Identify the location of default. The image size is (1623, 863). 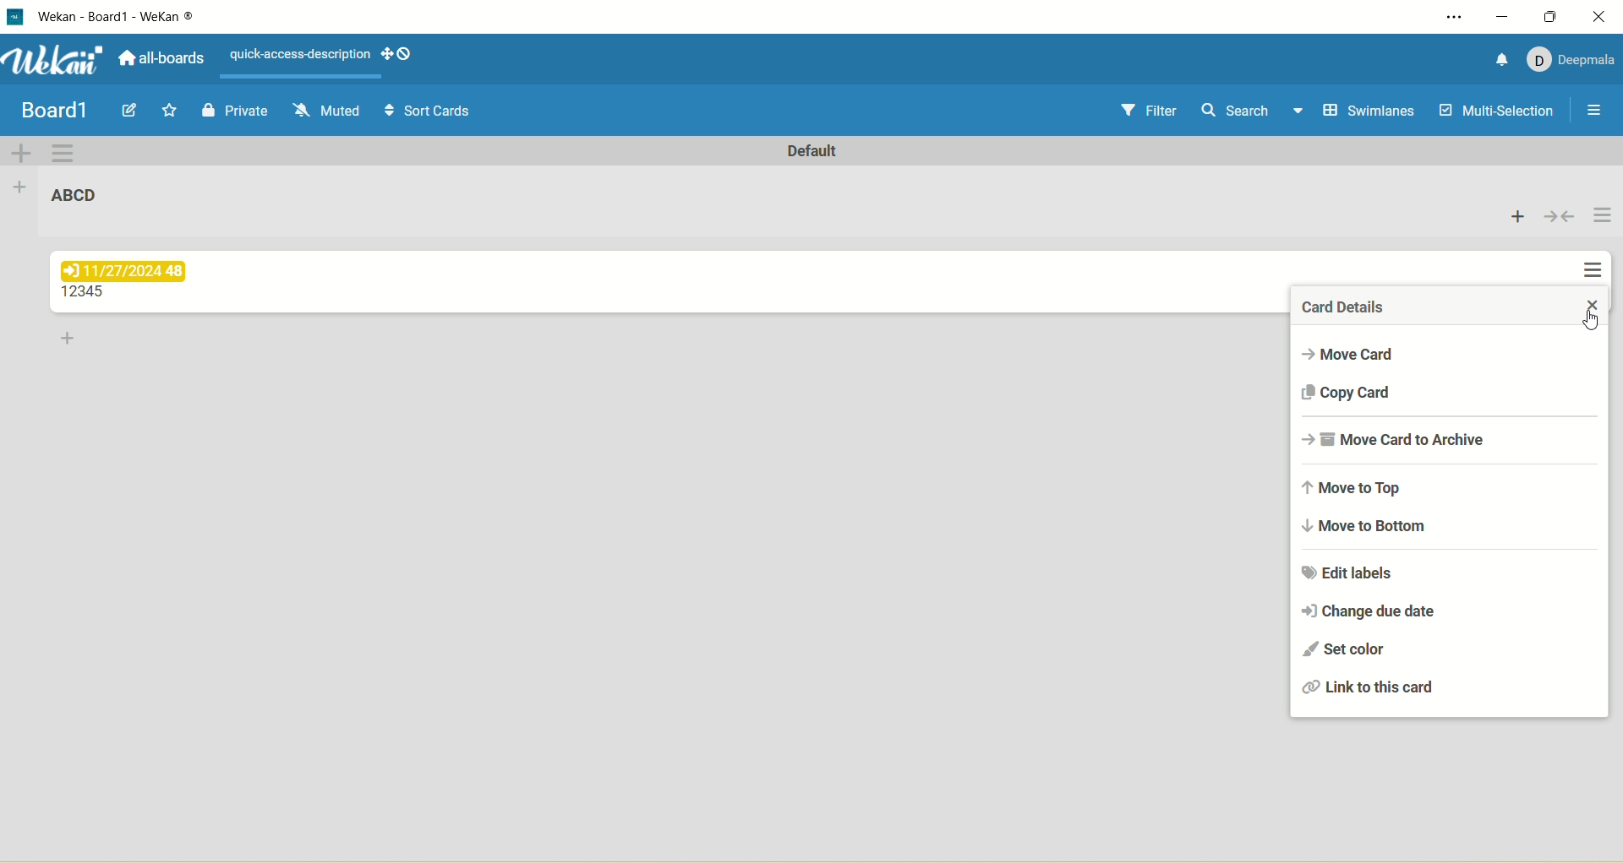
(814, 151).